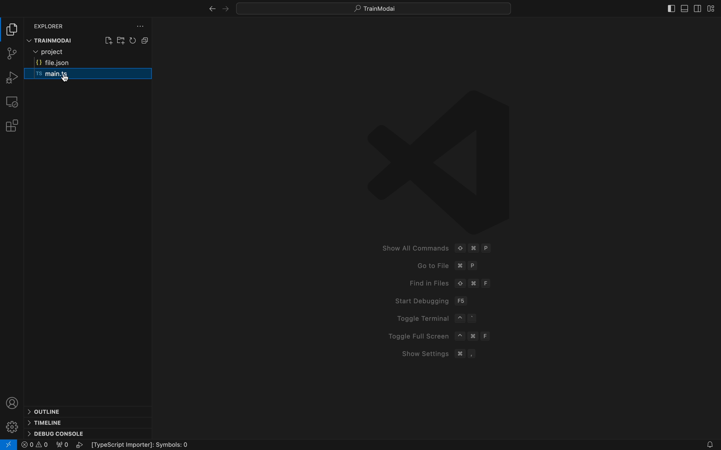 This screenshot has height=450, width=721. What do you see at coordinates (668, 9) in the screenshot?
I see `slidebar` at bounding box center [668, 9].